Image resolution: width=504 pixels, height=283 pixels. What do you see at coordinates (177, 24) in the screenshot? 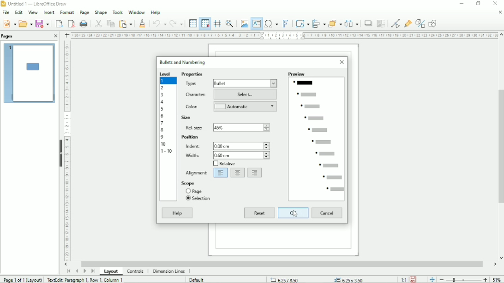
I see `Redo` at bounding box center [177, 24].